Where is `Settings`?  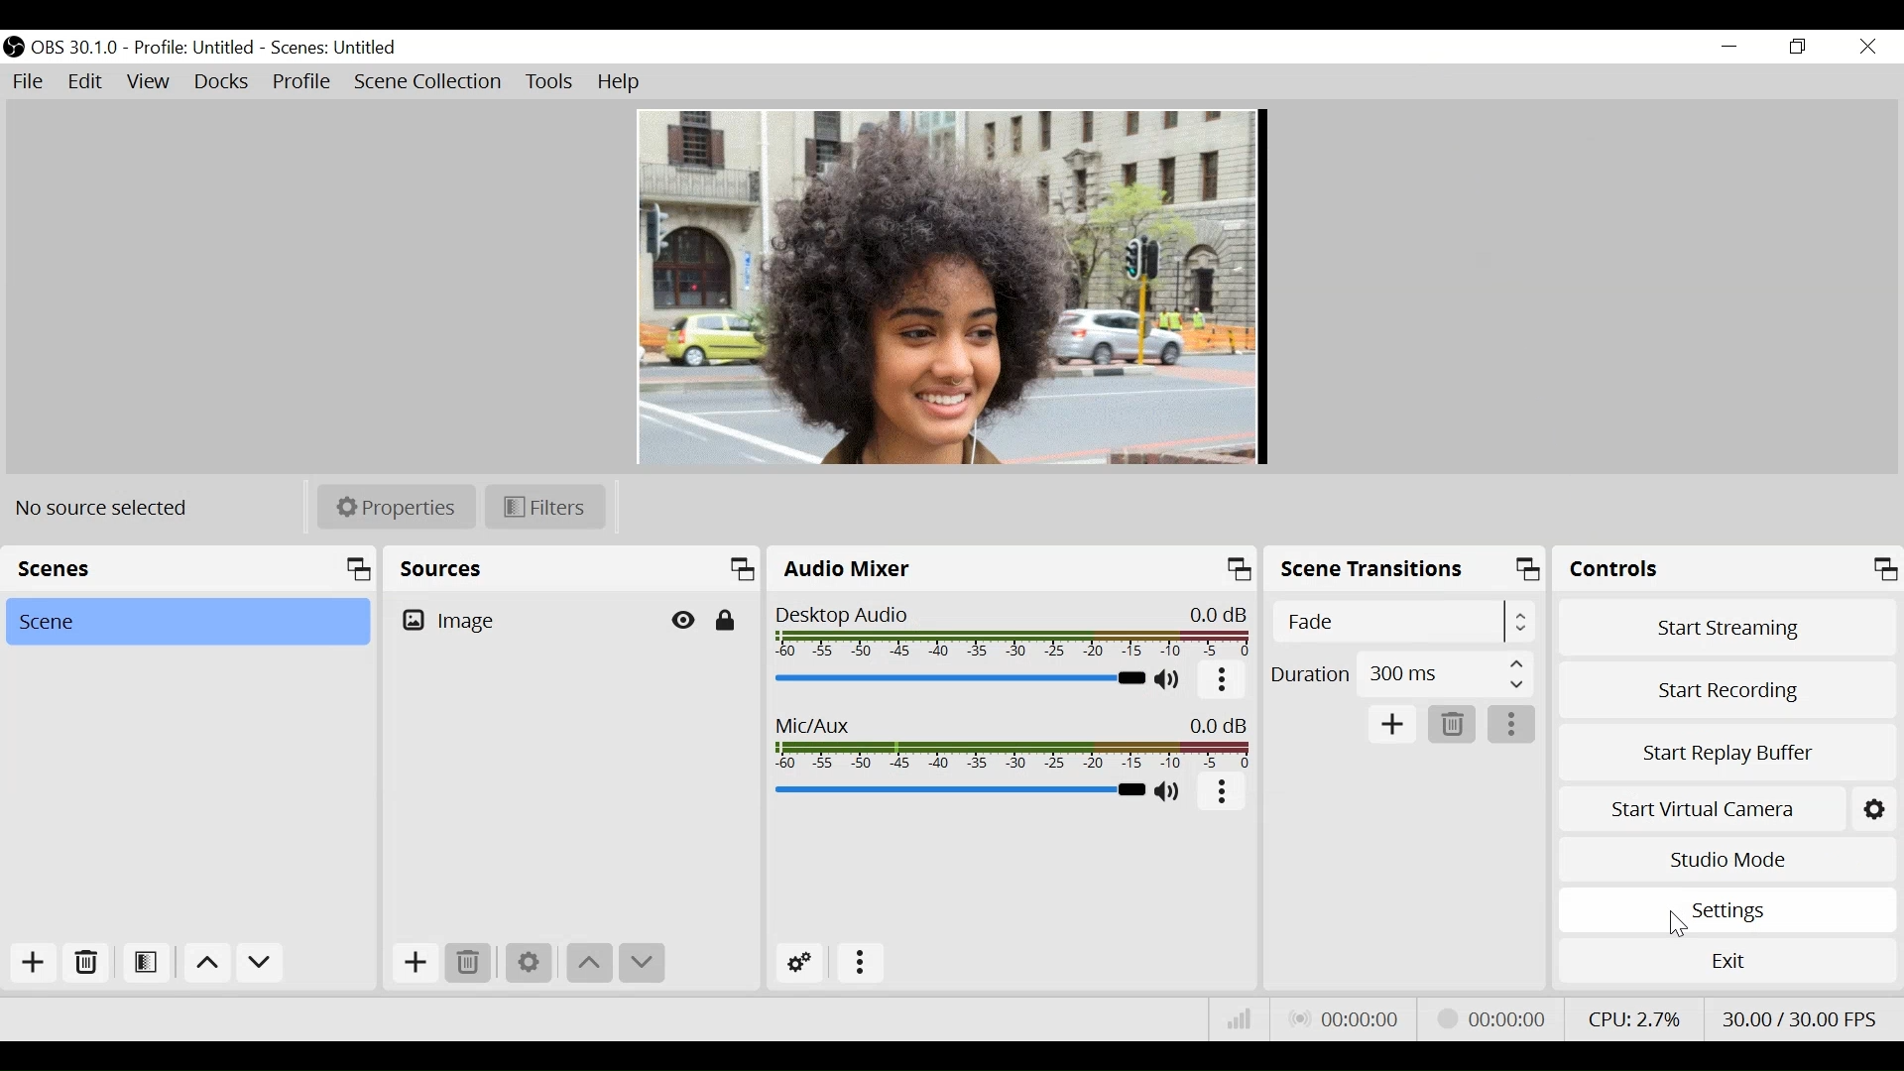
Settings is located at coordinates (1727, 910).